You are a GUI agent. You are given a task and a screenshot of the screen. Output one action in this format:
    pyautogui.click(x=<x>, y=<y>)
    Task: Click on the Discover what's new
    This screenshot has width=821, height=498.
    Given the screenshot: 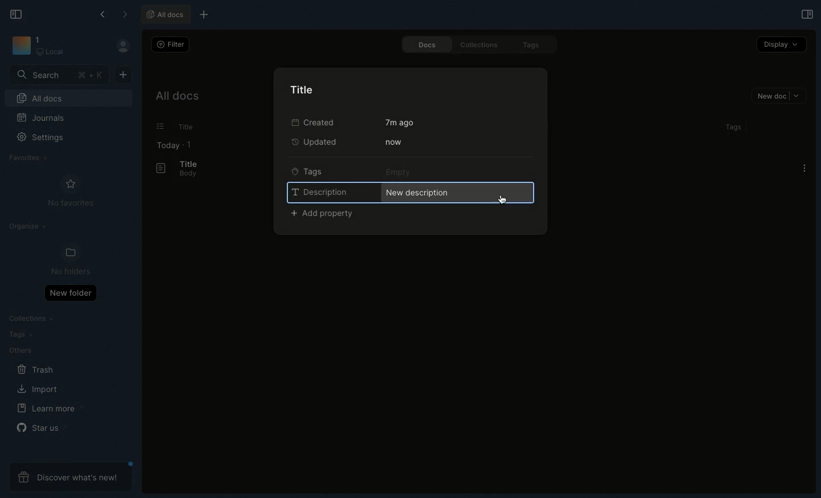 What is the action you would take?
    pyautogui.click(x=71, y=477)
    